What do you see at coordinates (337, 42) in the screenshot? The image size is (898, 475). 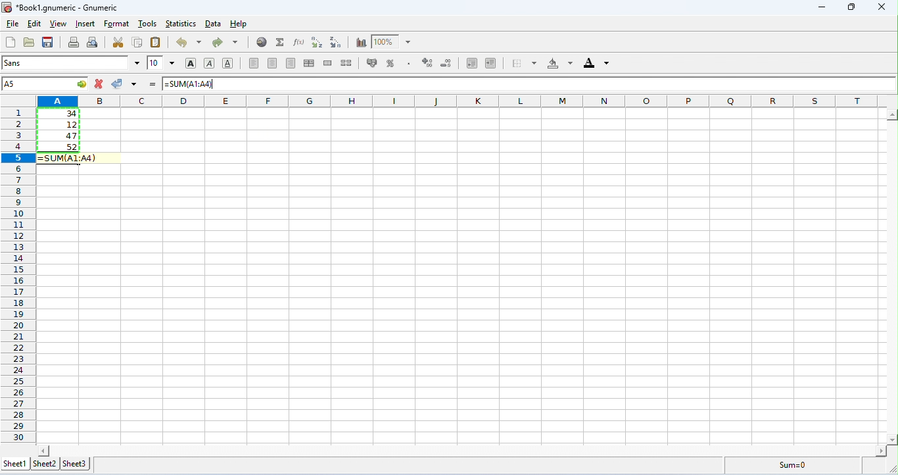 I see `sort descending` at bounding box center [337, 42].